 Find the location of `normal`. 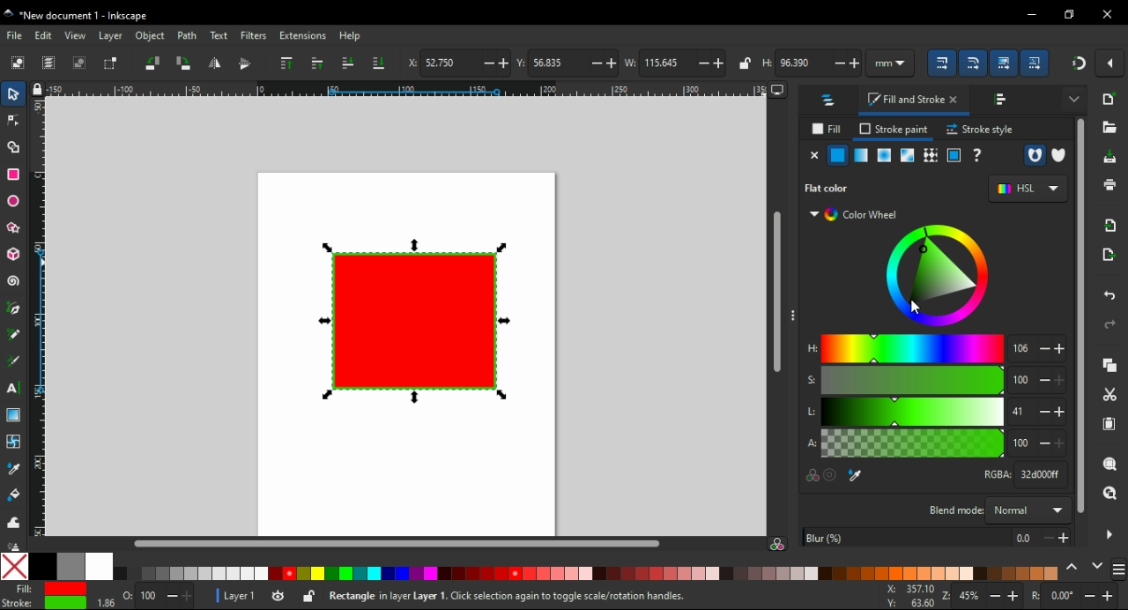

normal is located at coordinates (1028, 510).